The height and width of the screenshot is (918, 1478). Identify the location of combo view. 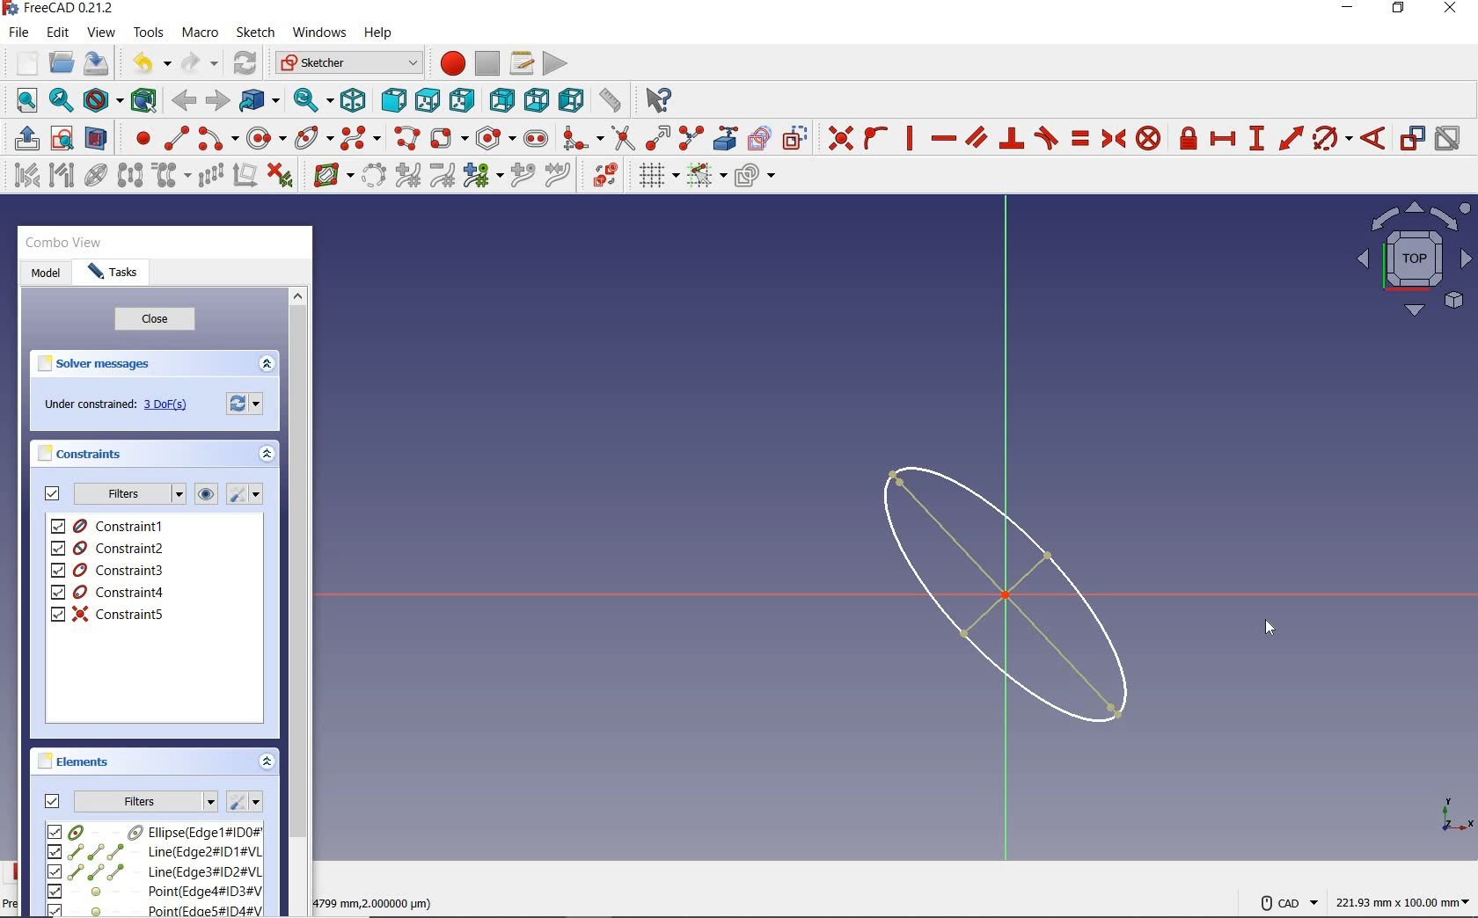
(64, 243).